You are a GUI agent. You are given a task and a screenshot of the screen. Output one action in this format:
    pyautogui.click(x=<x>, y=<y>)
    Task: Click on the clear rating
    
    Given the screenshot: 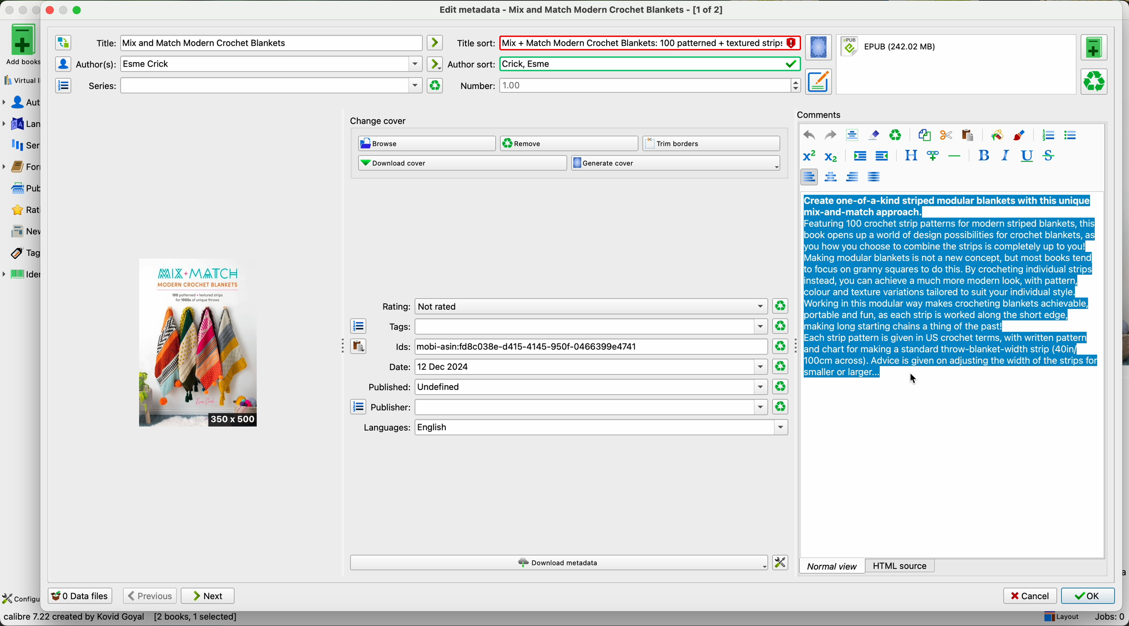 What is the action you would take?
    pyautogui.click(x=780, y=326)
    